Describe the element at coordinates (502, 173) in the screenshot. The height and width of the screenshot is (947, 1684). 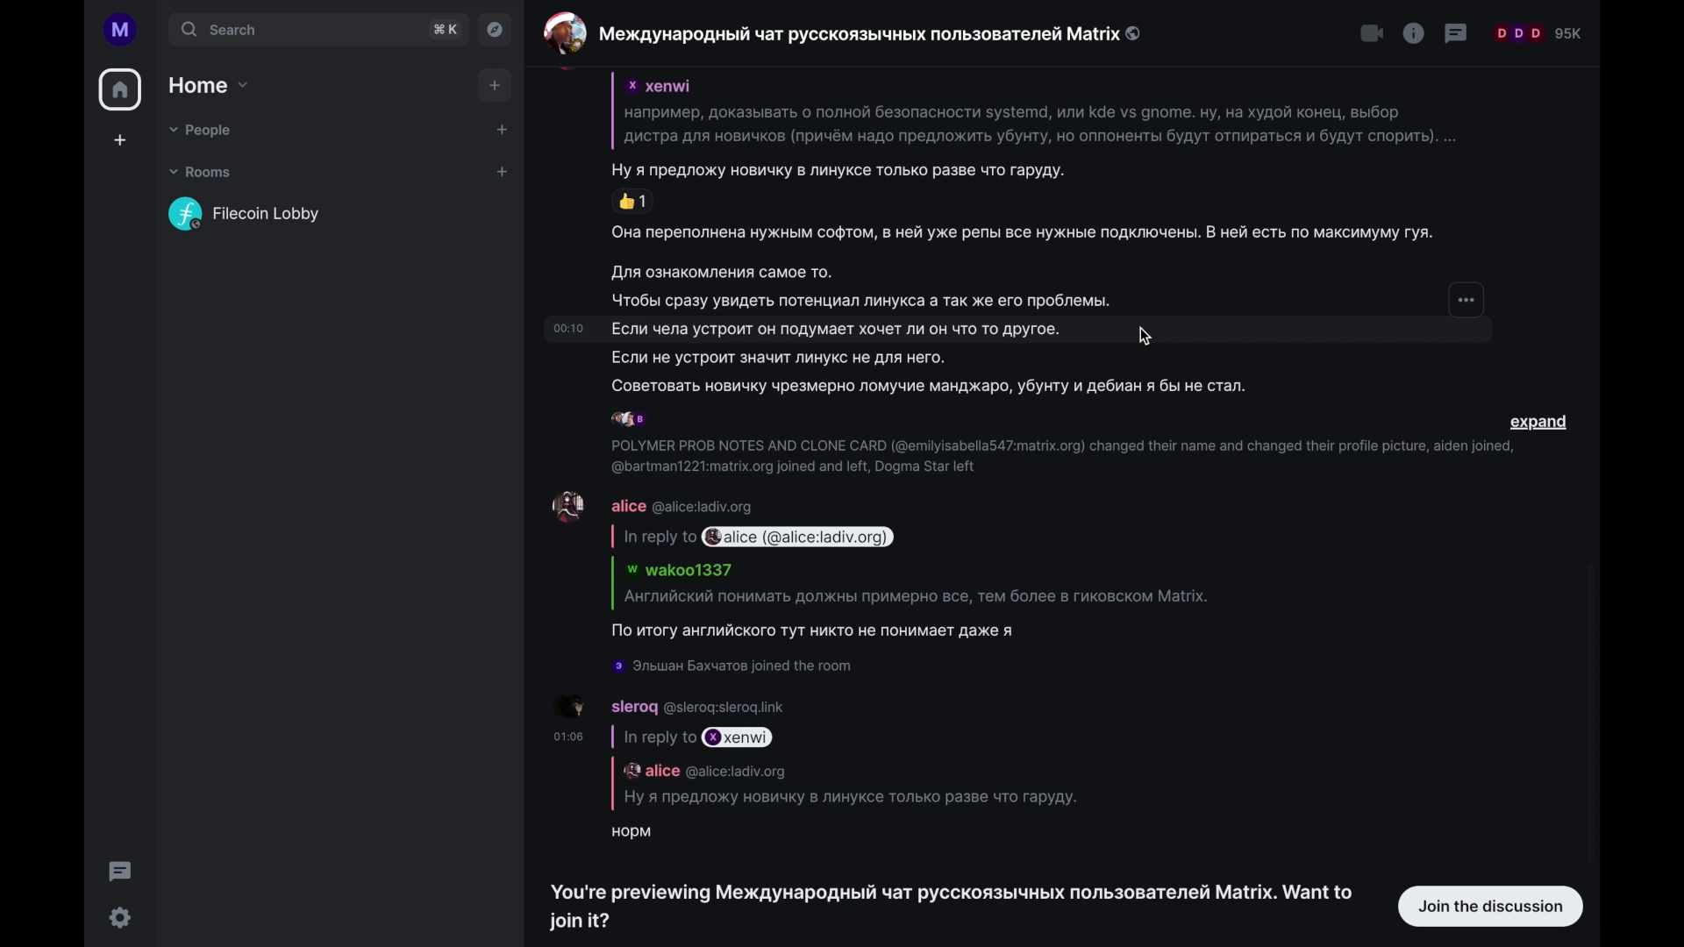
I see `add room` at that location.